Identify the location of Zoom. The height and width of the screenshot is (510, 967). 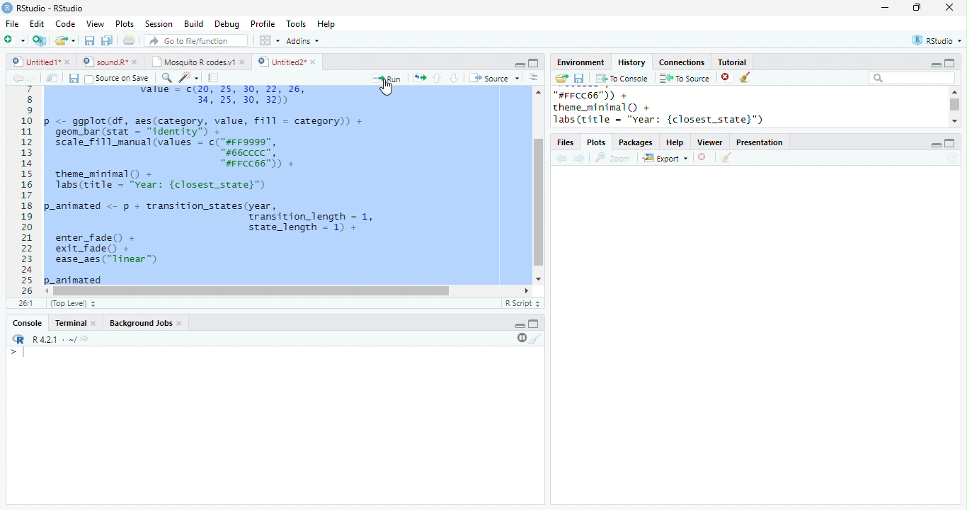
(613, 158).